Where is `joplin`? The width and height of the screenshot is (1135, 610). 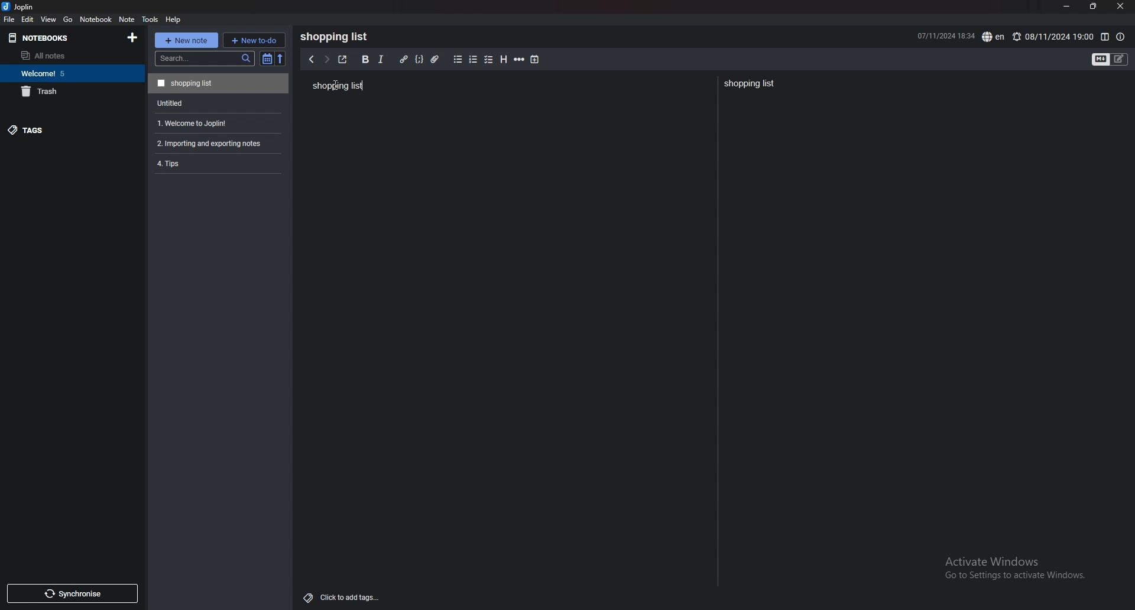
joplin is located at coordinates (20, 7).